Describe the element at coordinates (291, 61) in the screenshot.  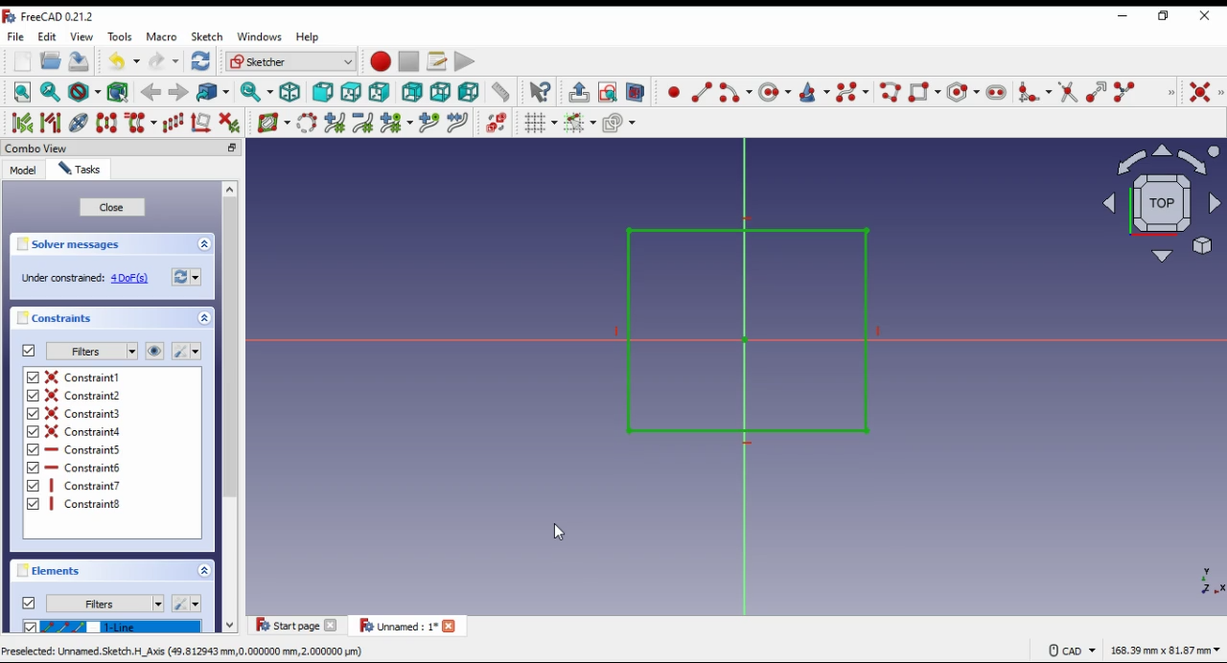
I see `workbench selection` at that location.